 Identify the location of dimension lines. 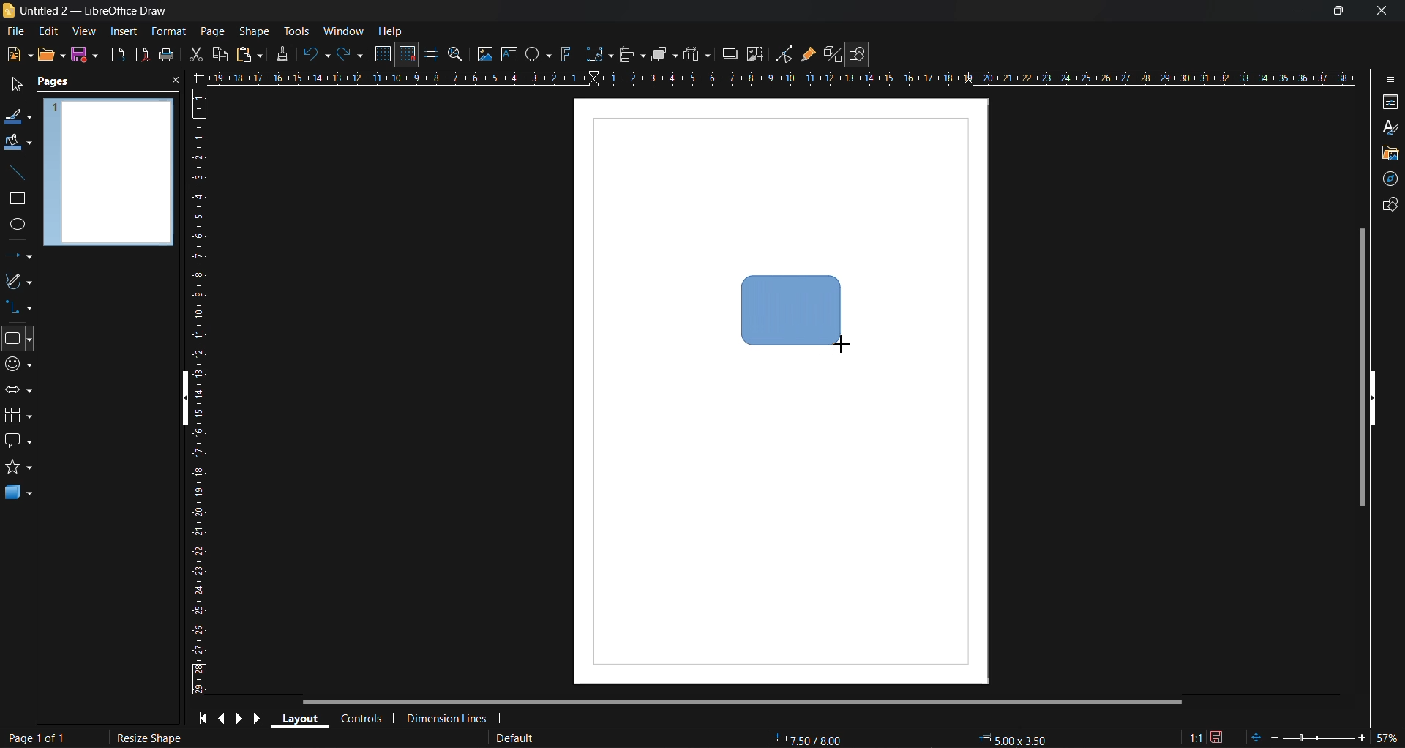
(446, 719).